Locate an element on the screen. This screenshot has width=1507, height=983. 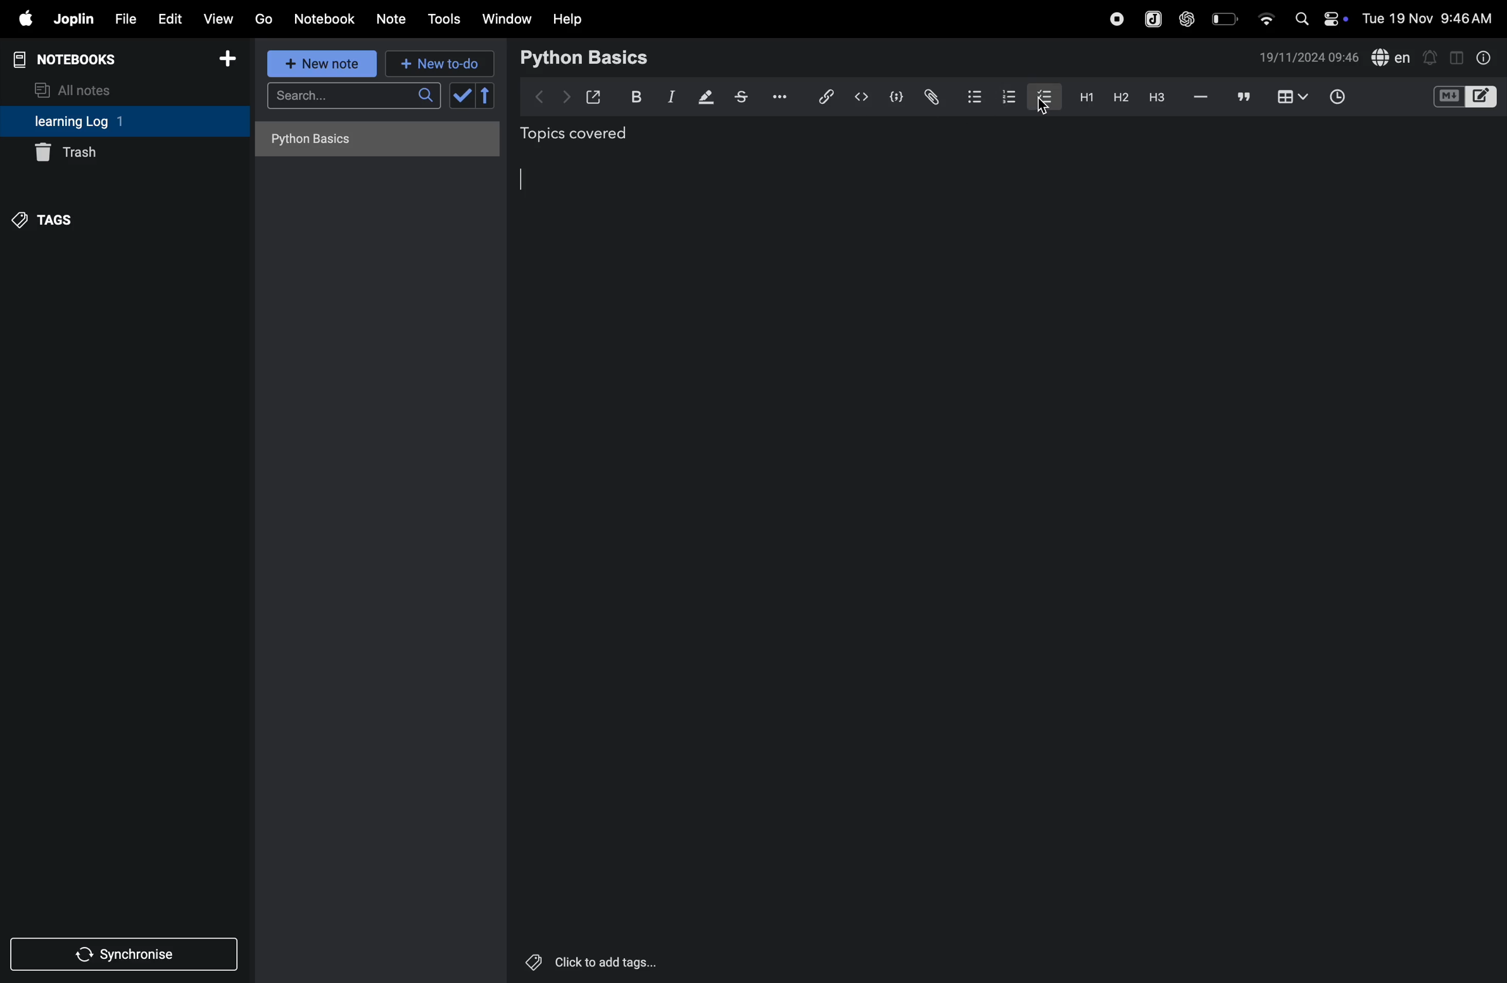
check box is located at coordinates (475, 96).